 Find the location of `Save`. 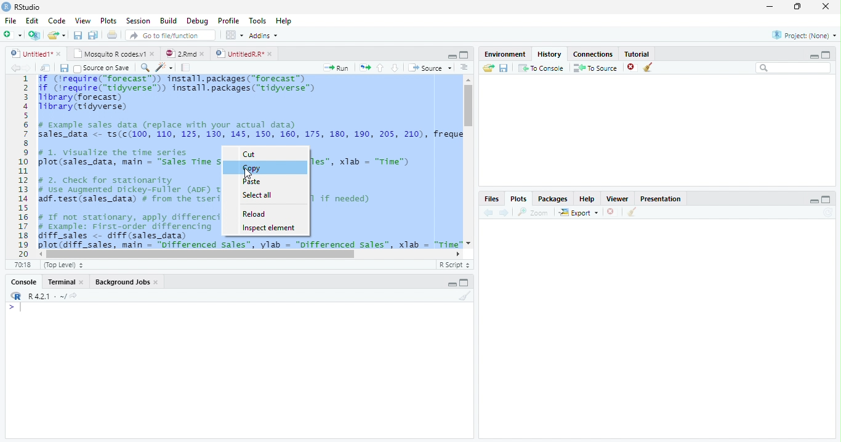

Save is located at coordinates (77, 34).